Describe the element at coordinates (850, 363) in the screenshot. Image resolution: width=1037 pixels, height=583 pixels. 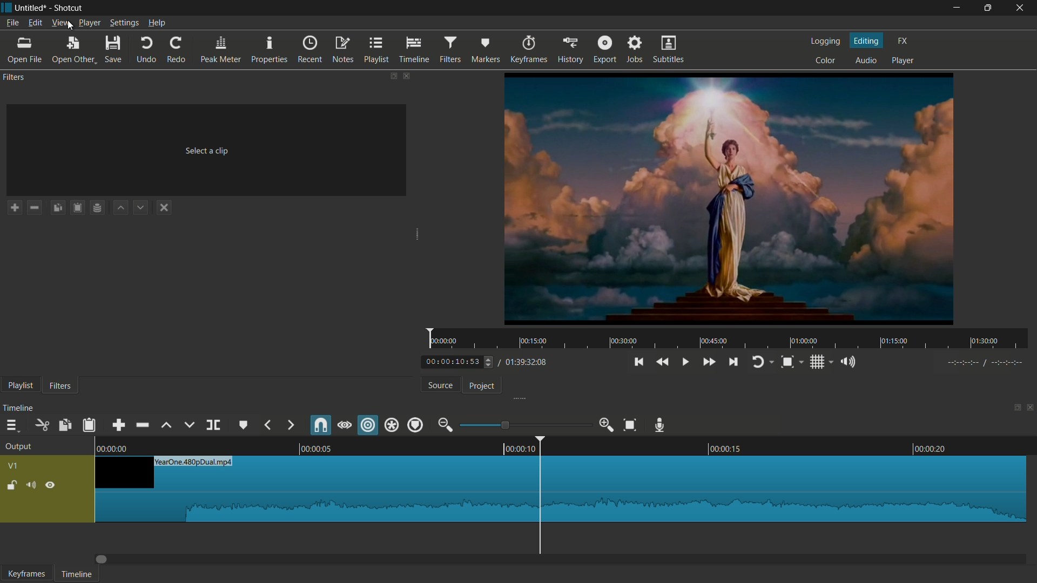
I see `show volume control` at that location.